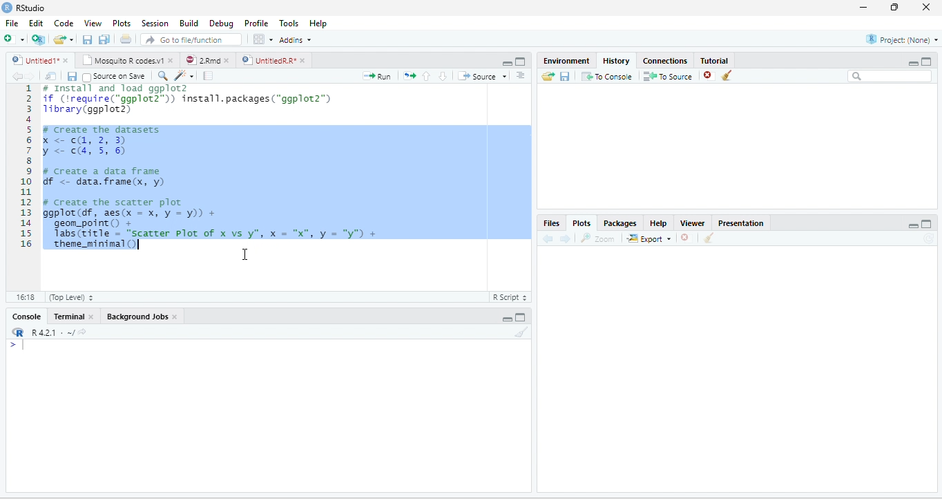 This screenshot has width=942, height=499. I want to click on Help, so click(319, 23).